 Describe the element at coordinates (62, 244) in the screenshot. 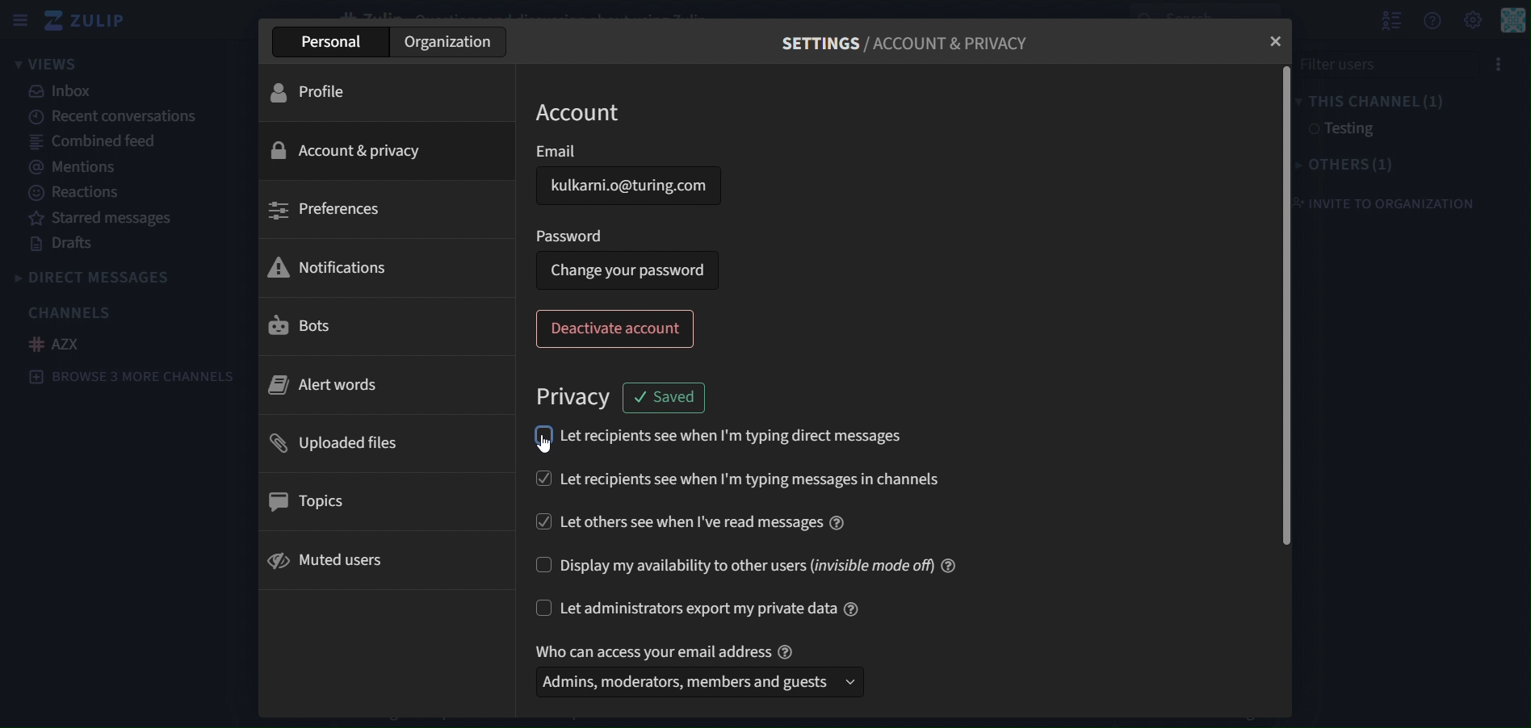

I see `drafts` at that location.